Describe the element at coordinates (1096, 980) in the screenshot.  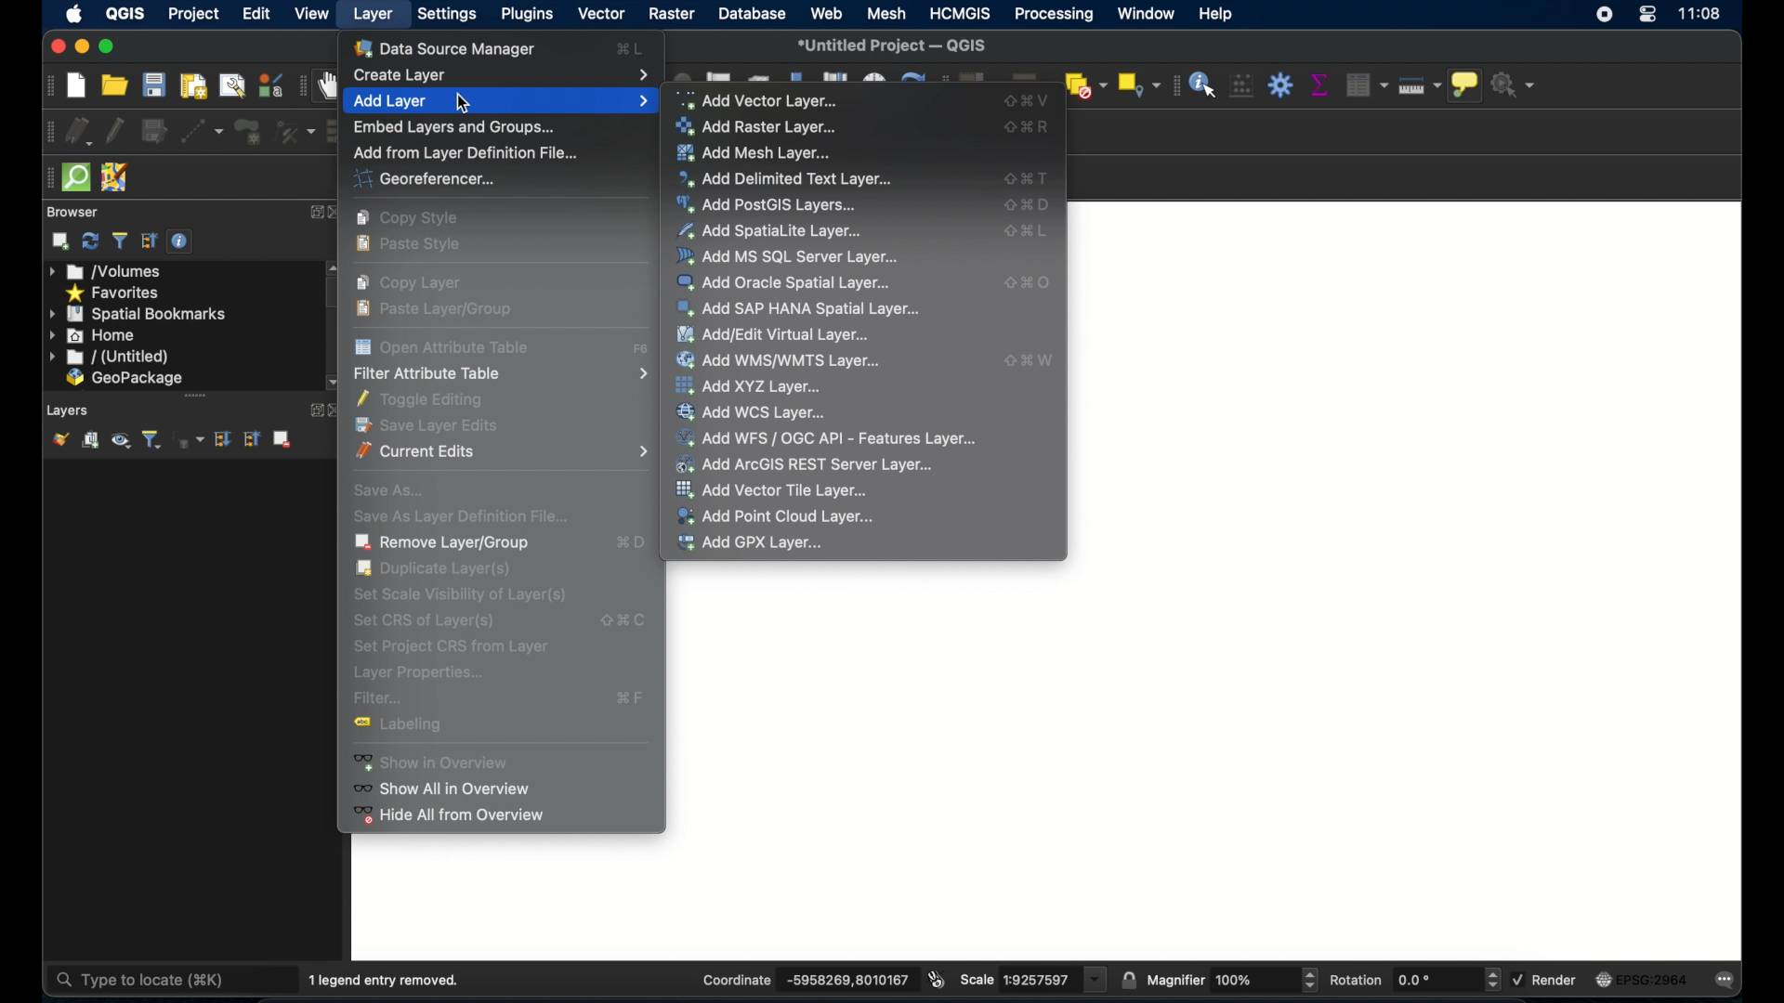
I see `dropdown` at that location.